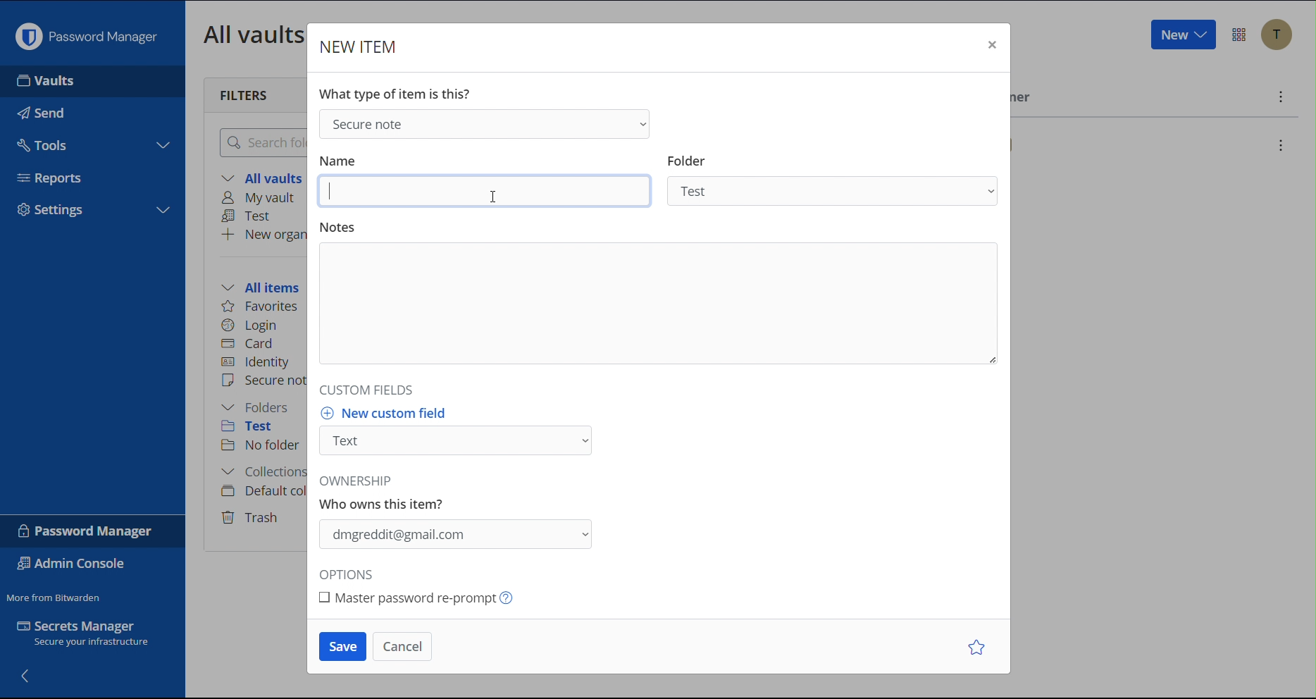 The width and height of the screenshot is (1316, 699). I want to click on Secure Note, so click(483, 123).